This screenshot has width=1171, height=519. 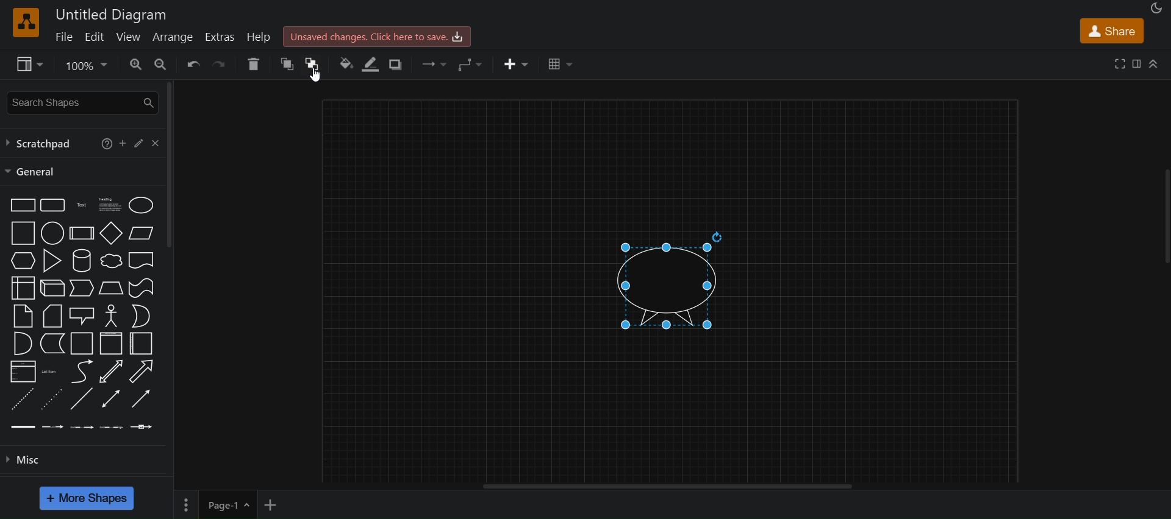 I want to click on to back, so click(x=311, y=65).